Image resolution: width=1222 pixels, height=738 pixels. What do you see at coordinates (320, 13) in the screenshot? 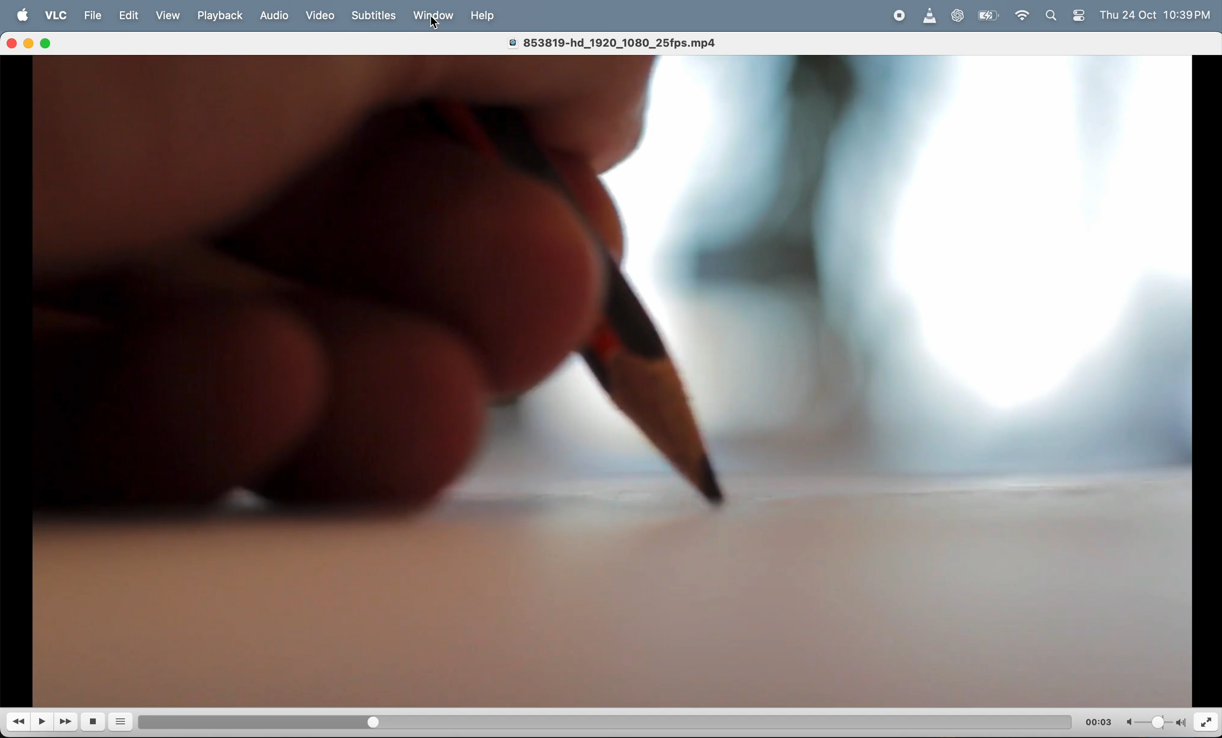
I see `video` at bounding box center [320, 13].